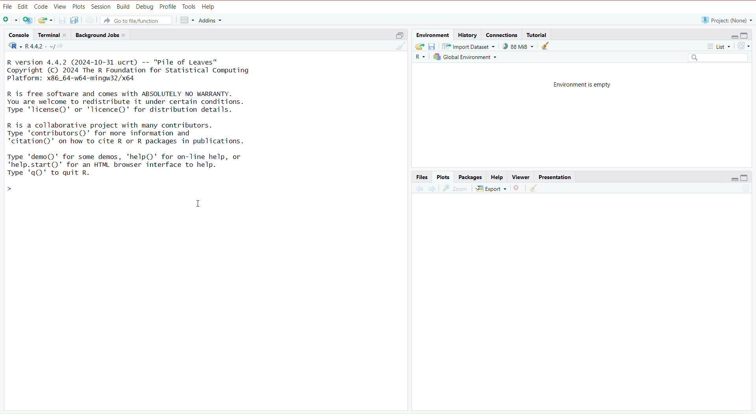  I want to click on project (None), so click(726, 20).